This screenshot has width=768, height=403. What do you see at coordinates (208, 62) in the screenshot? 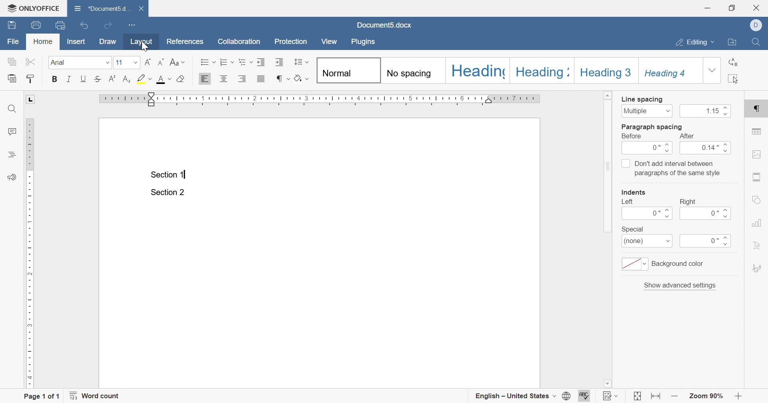
I see `bullets` at bounding box center [208, 62].